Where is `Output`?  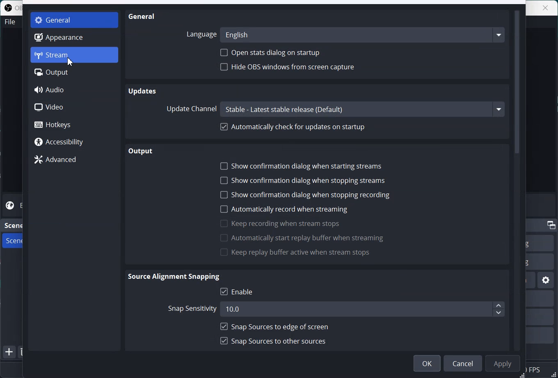
Output is located at coordinates (142, 151).